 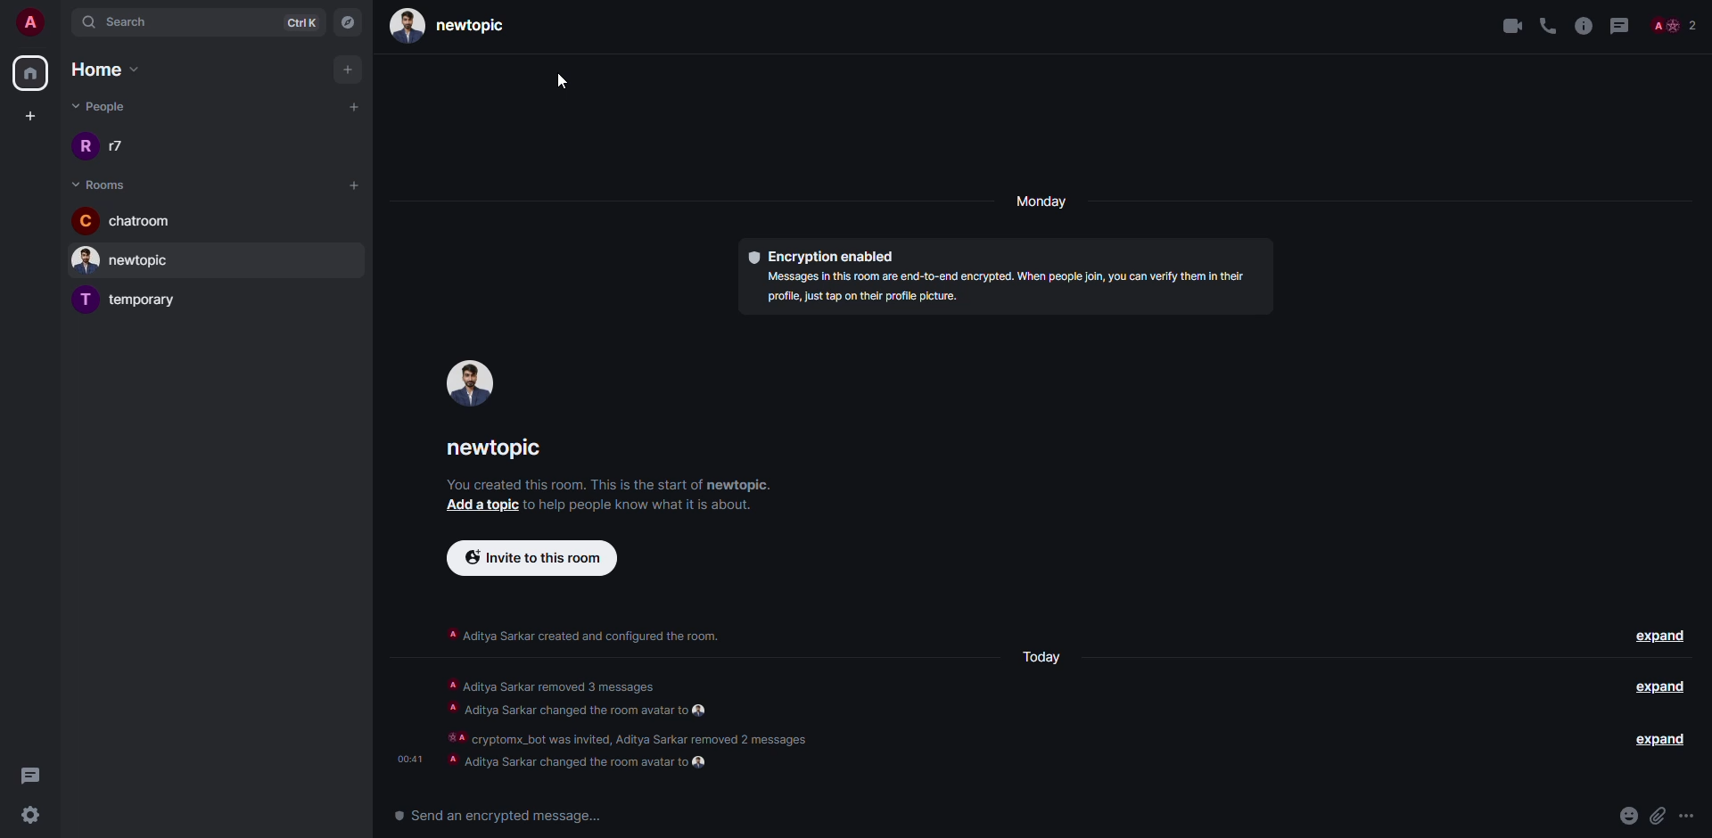 I want to click on home, so click(x=116, y=70).